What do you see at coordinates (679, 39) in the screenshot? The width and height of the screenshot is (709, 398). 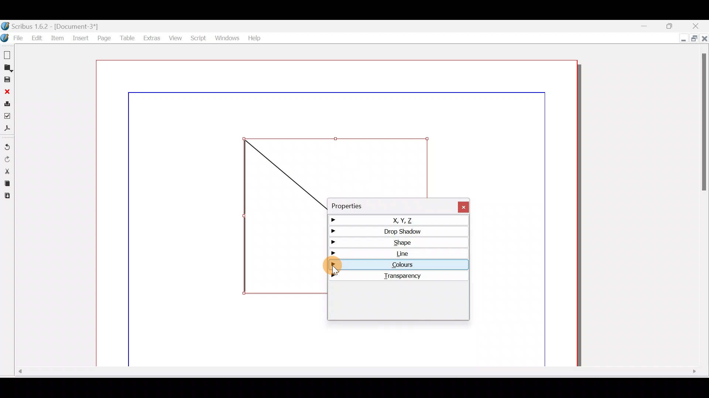 I see `Minimise` at bounding box center [679, 39].